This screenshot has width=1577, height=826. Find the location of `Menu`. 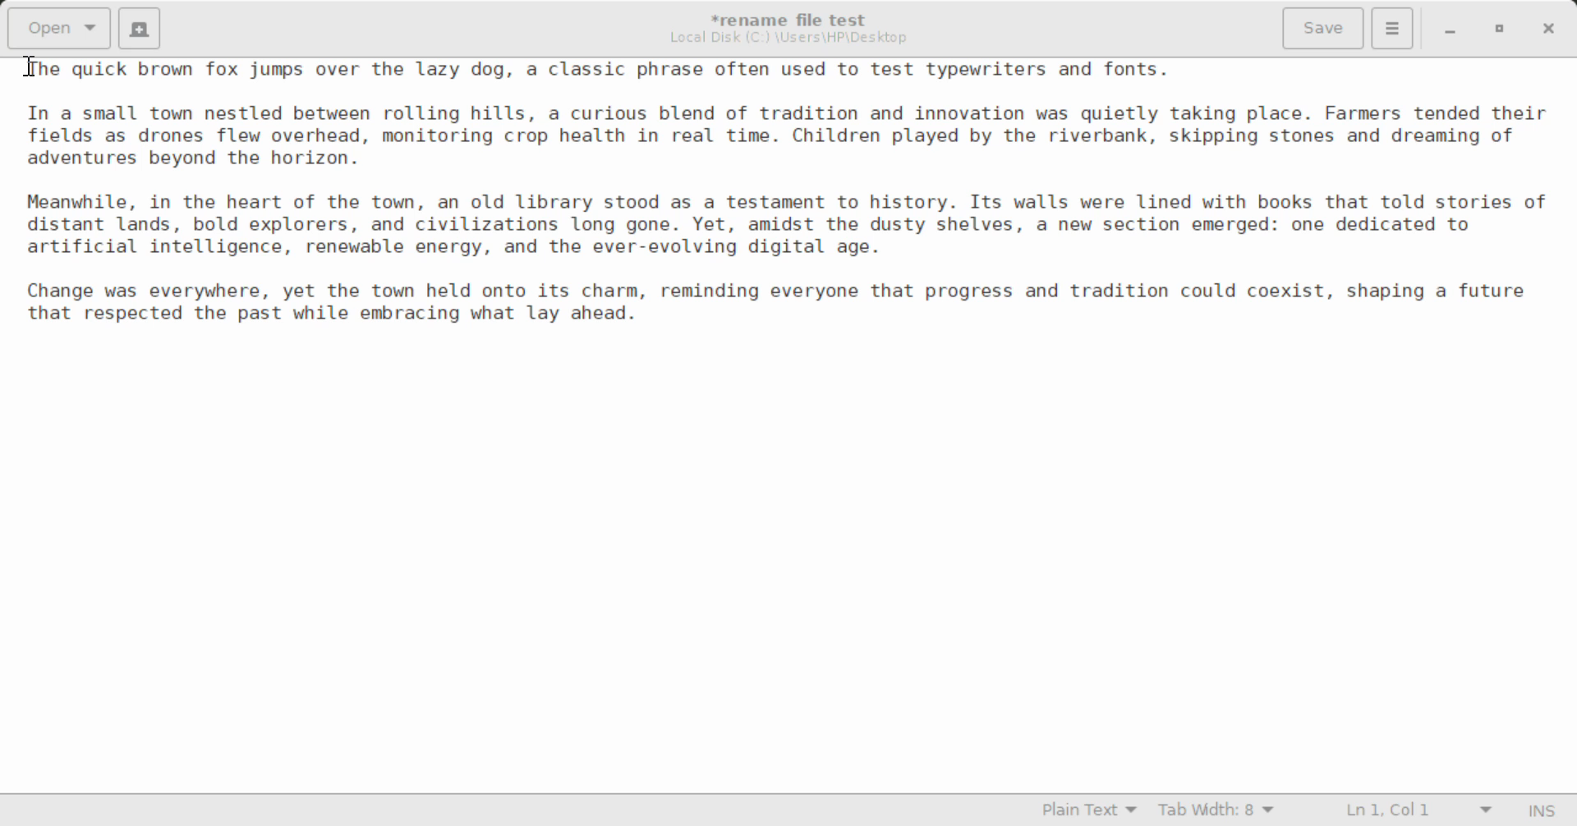

Menu is located at coordinates (1393, 29).